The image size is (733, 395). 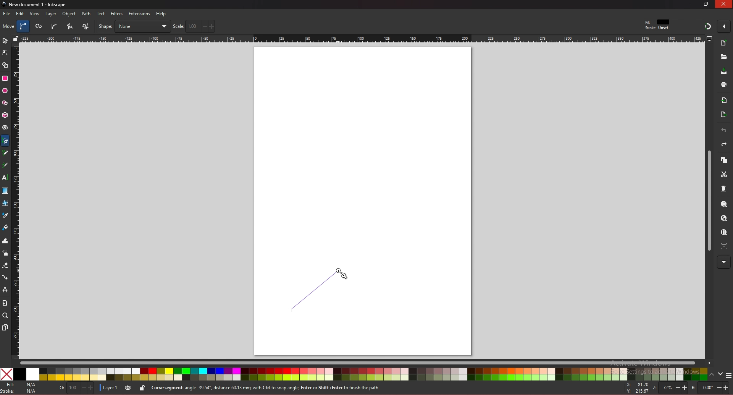 I want to click on fit, so click(x=658, y=22).